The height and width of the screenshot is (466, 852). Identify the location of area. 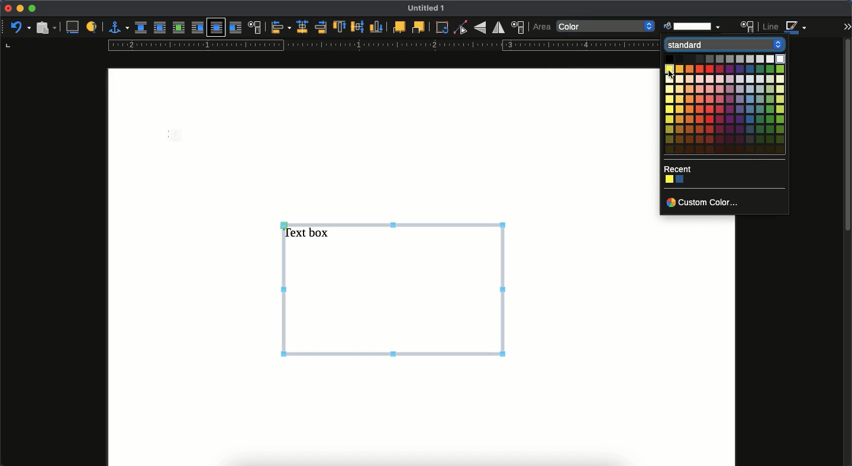
(542, 27).